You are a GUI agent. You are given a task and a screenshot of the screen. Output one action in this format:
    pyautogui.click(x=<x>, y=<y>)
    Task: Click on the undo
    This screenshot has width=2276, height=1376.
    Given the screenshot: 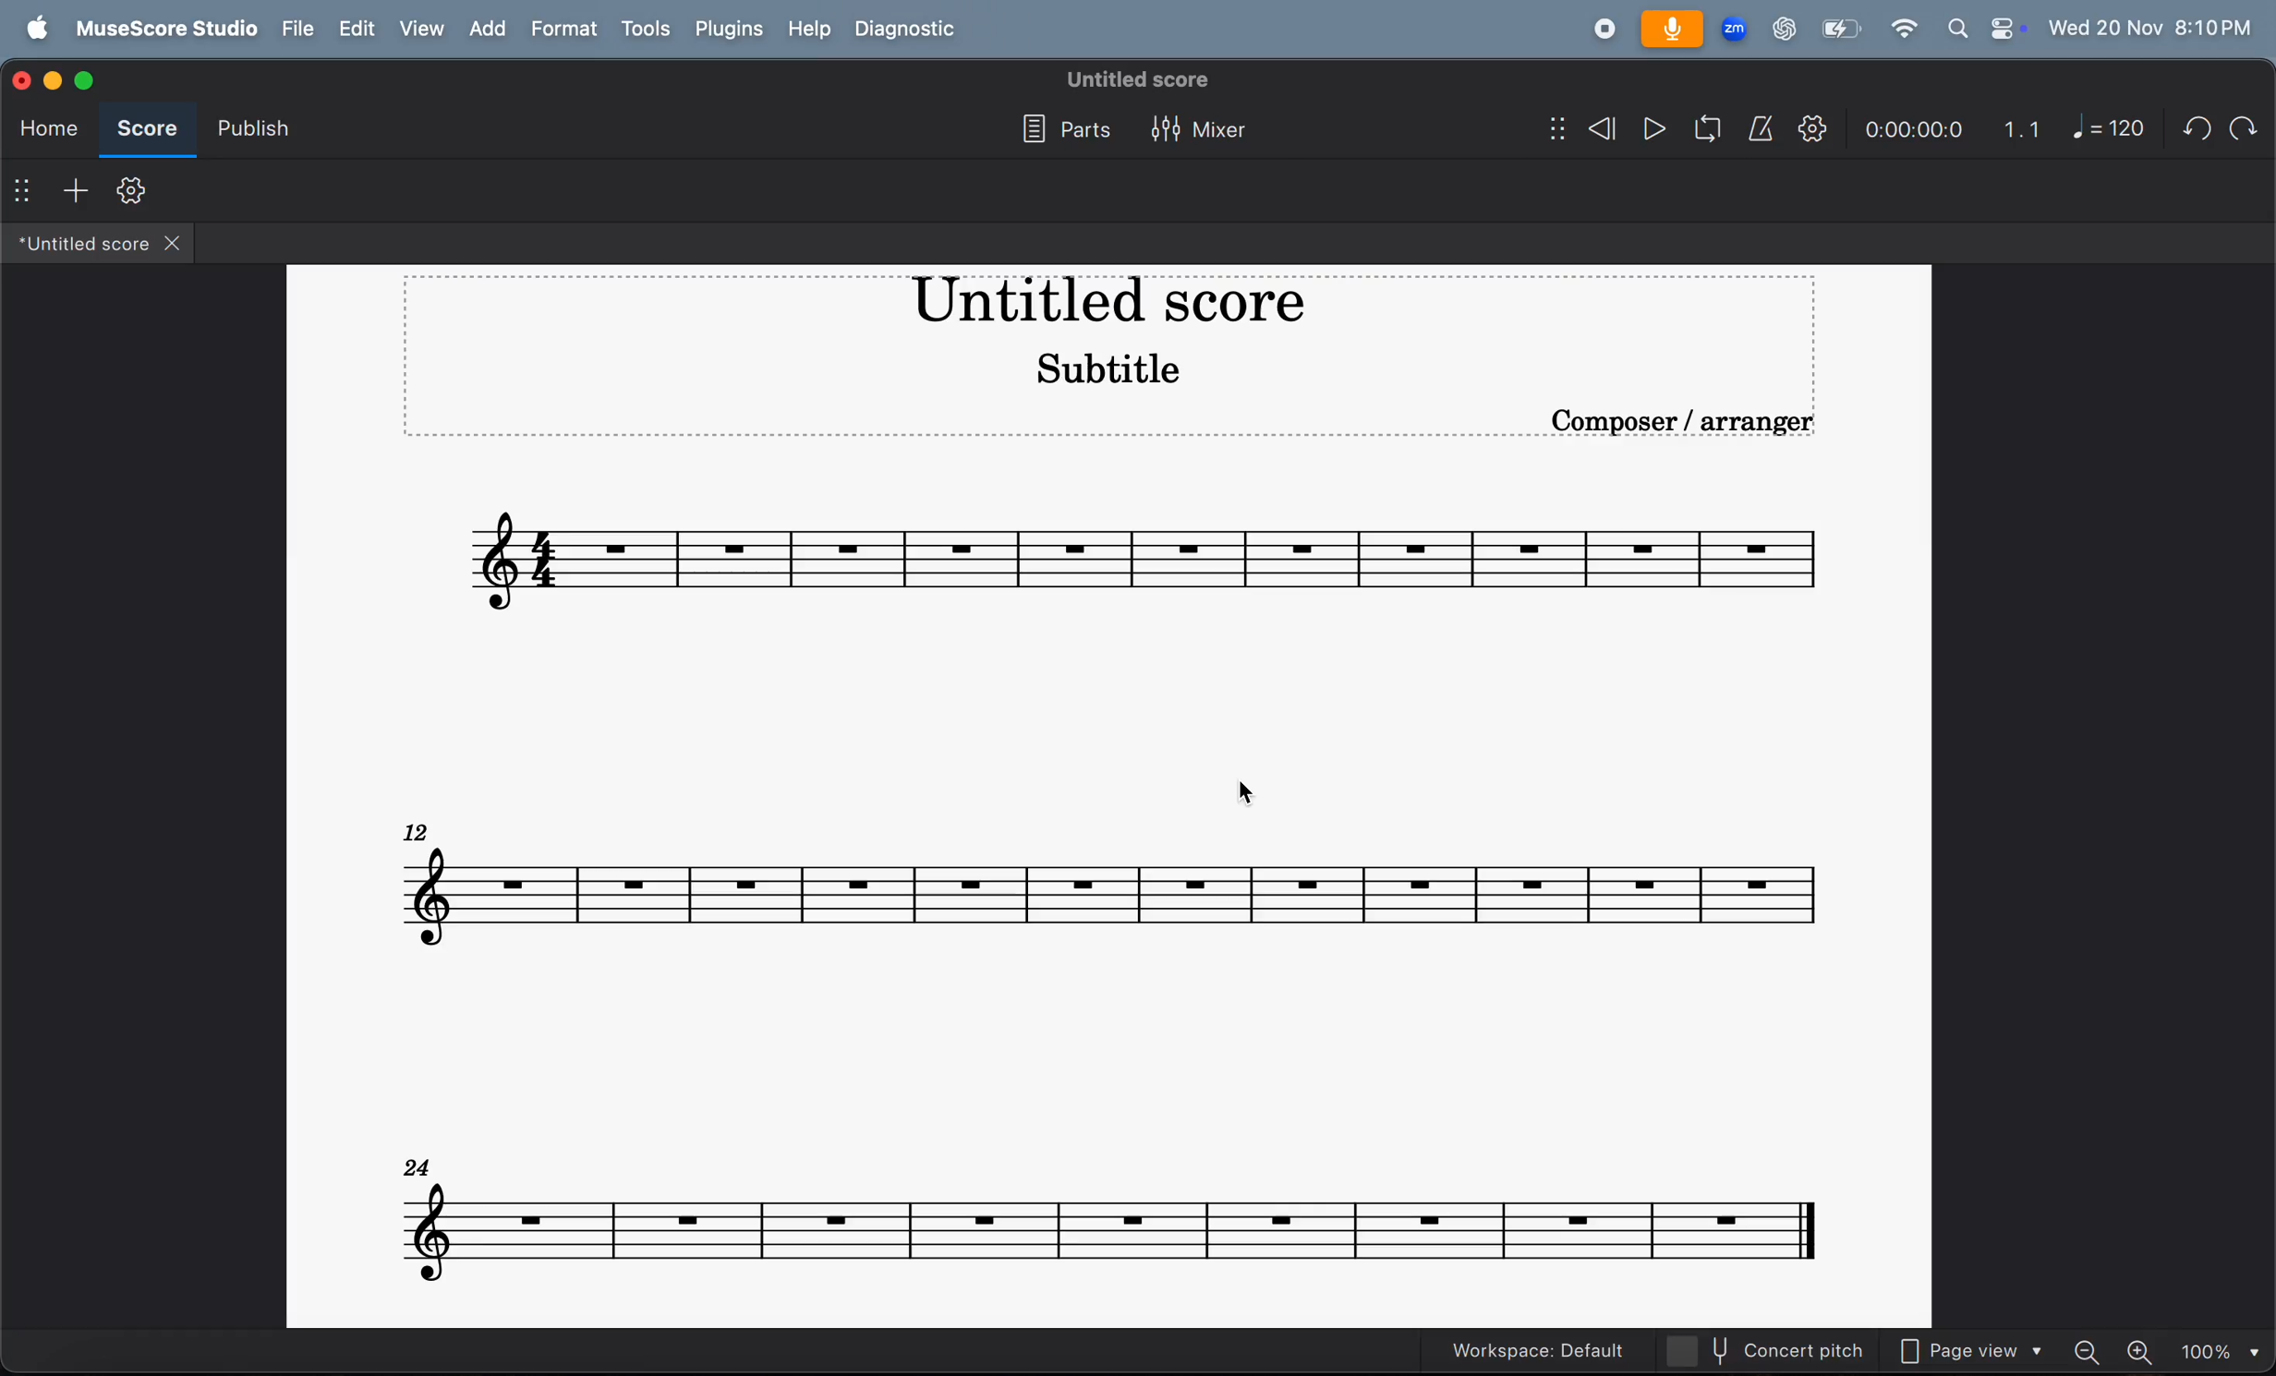 What is the action you would take?
    pyautogui.click(x=2193, y=128)
    